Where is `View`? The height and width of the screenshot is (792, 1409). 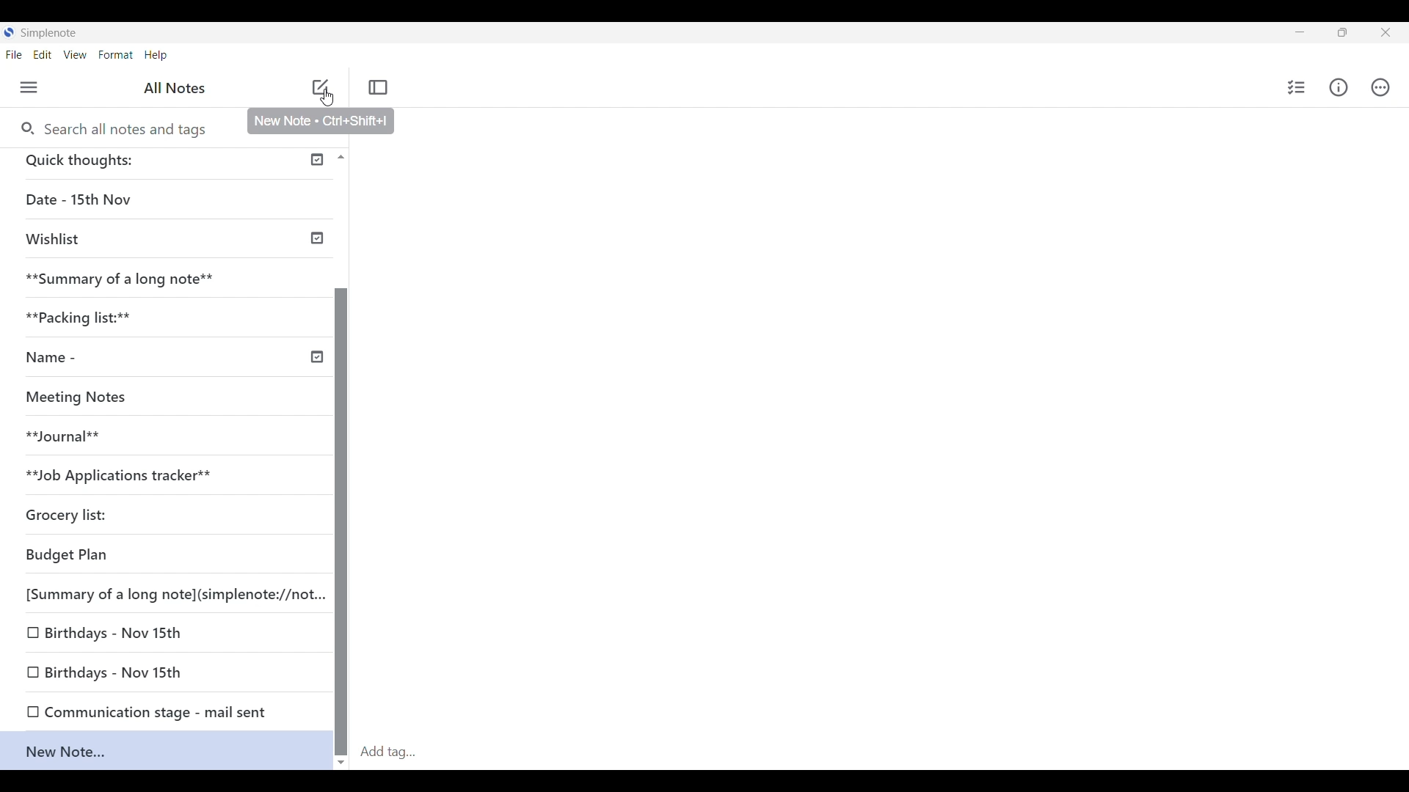 View is located at coordinates (76, 55).